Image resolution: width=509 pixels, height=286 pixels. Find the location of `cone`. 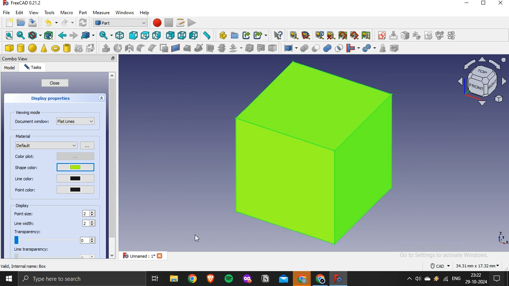

cone is located at coordinates (44, 48).